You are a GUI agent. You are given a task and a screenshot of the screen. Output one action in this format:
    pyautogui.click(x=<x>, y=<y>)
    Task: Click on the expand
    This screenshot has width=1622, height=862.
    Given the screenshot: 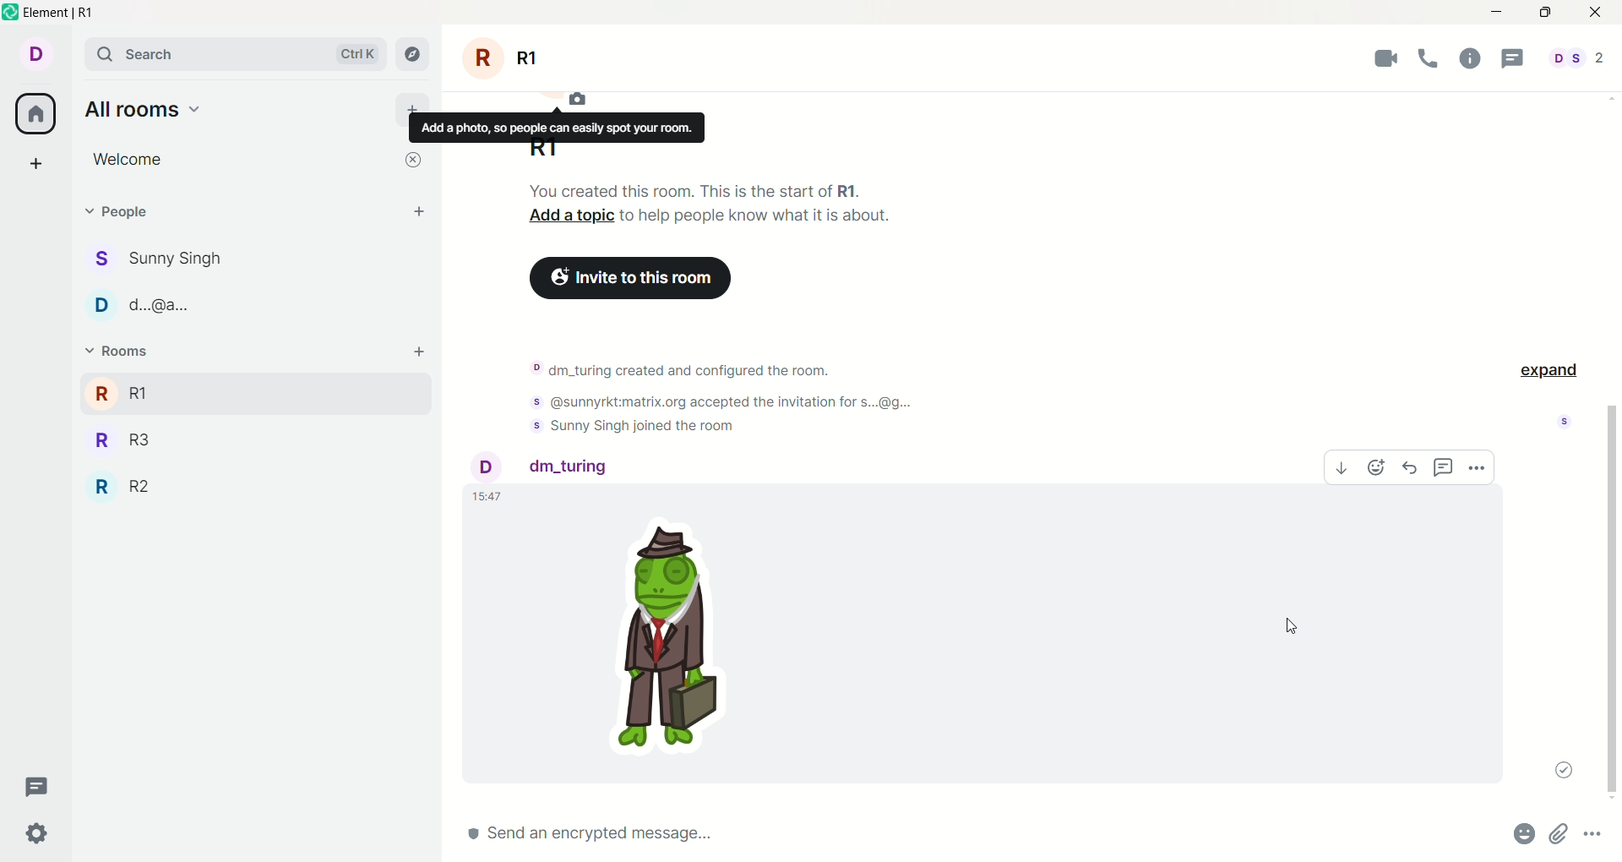 What is the action you would take?
    pyautogui.click(x=1549, y=372)
    